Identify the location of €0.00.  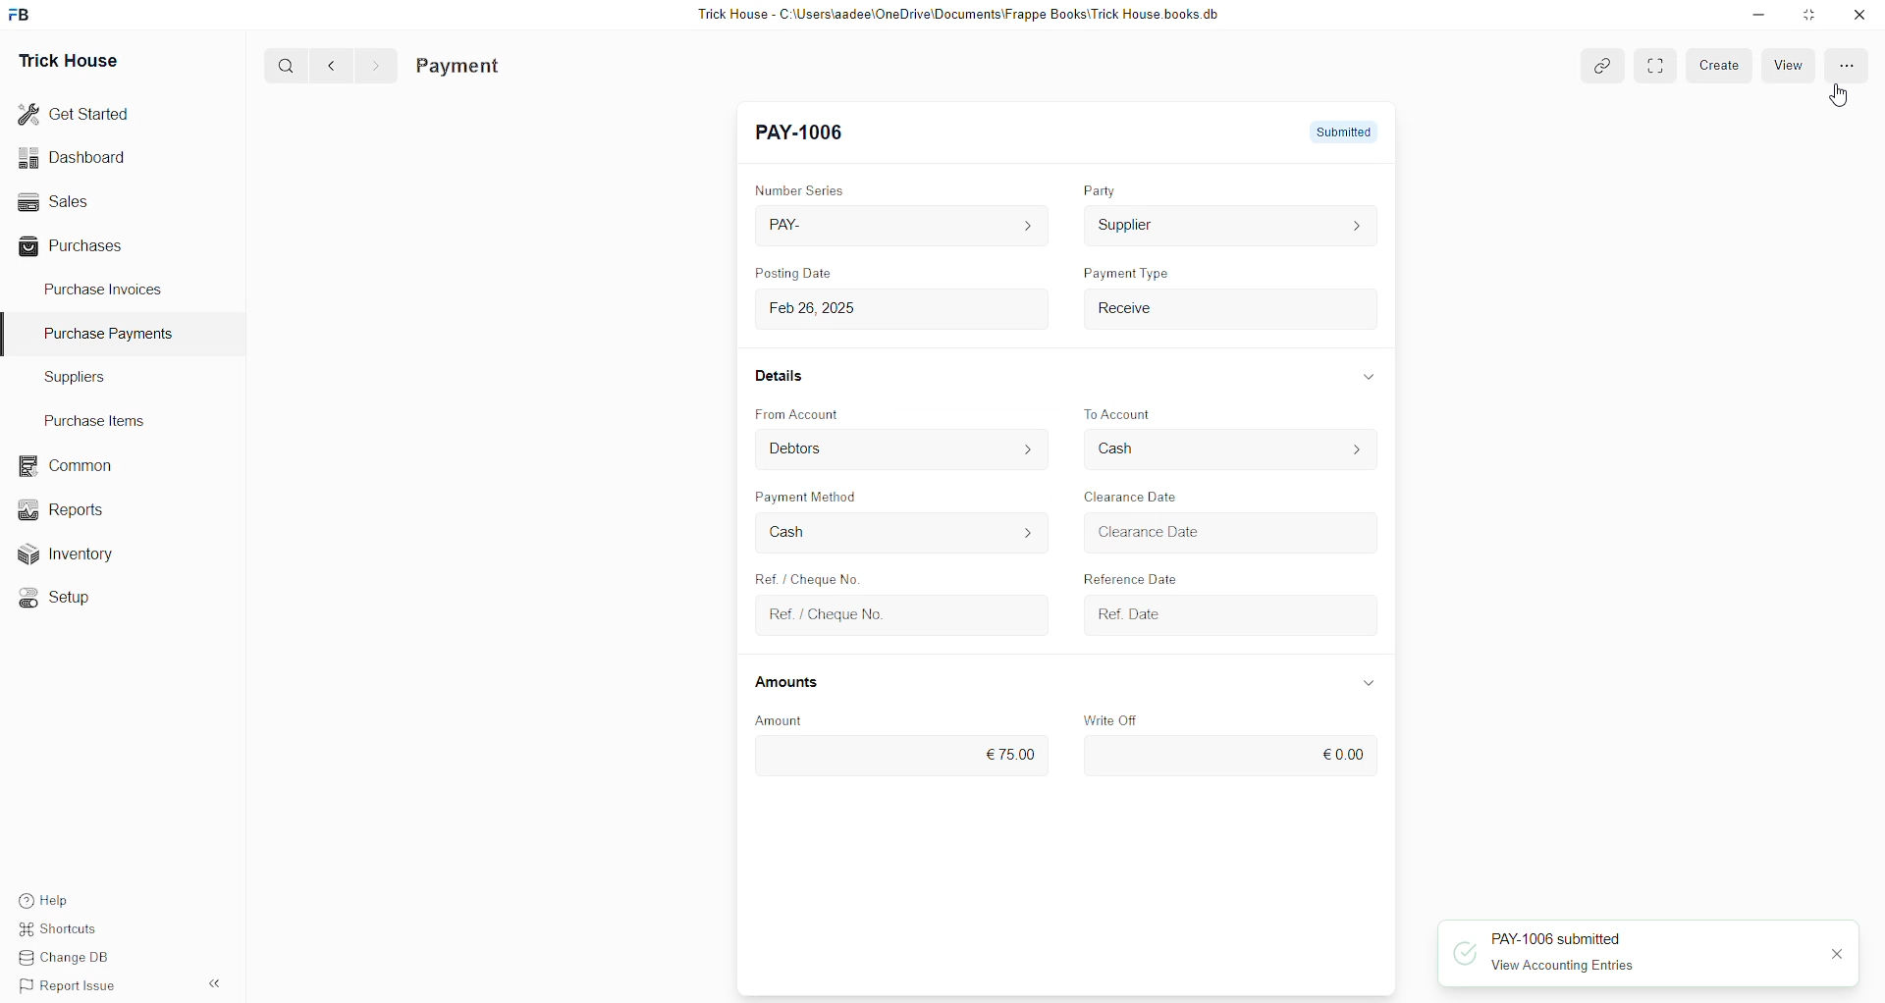
(1336, 750).